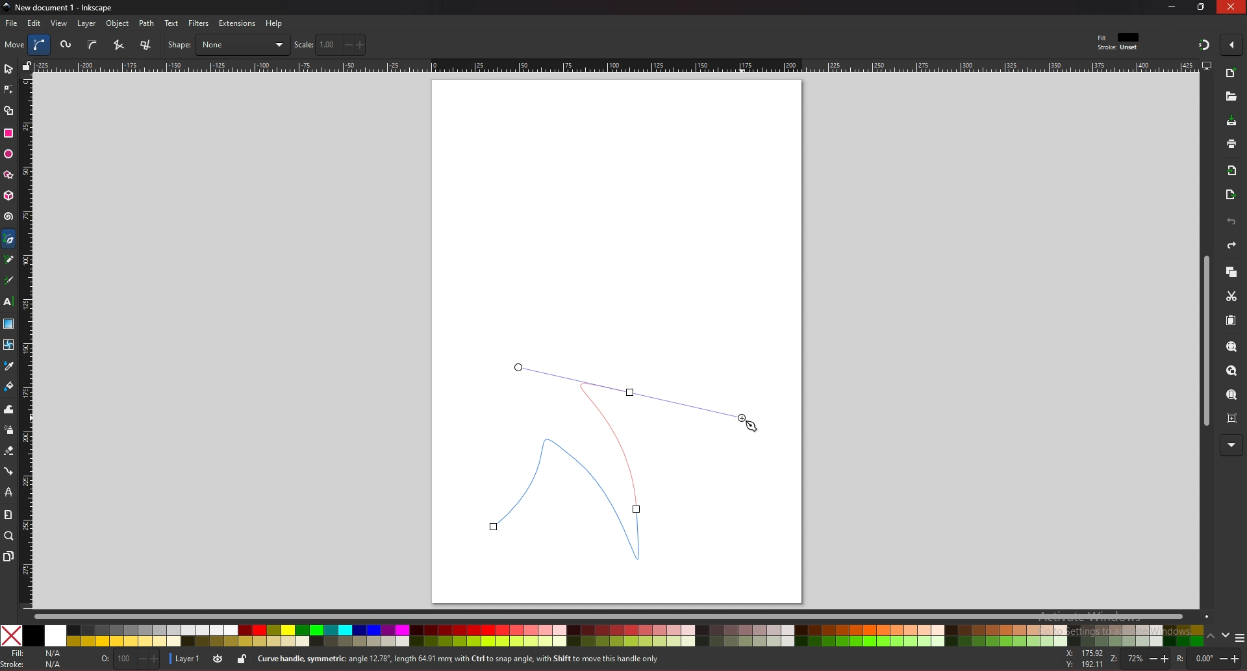 The width and height of the screenshot is (1247, 671). What do you see at coordinates (1120, 38) in the screenshot?
I see `fit` at bounding box center [1120, 38].